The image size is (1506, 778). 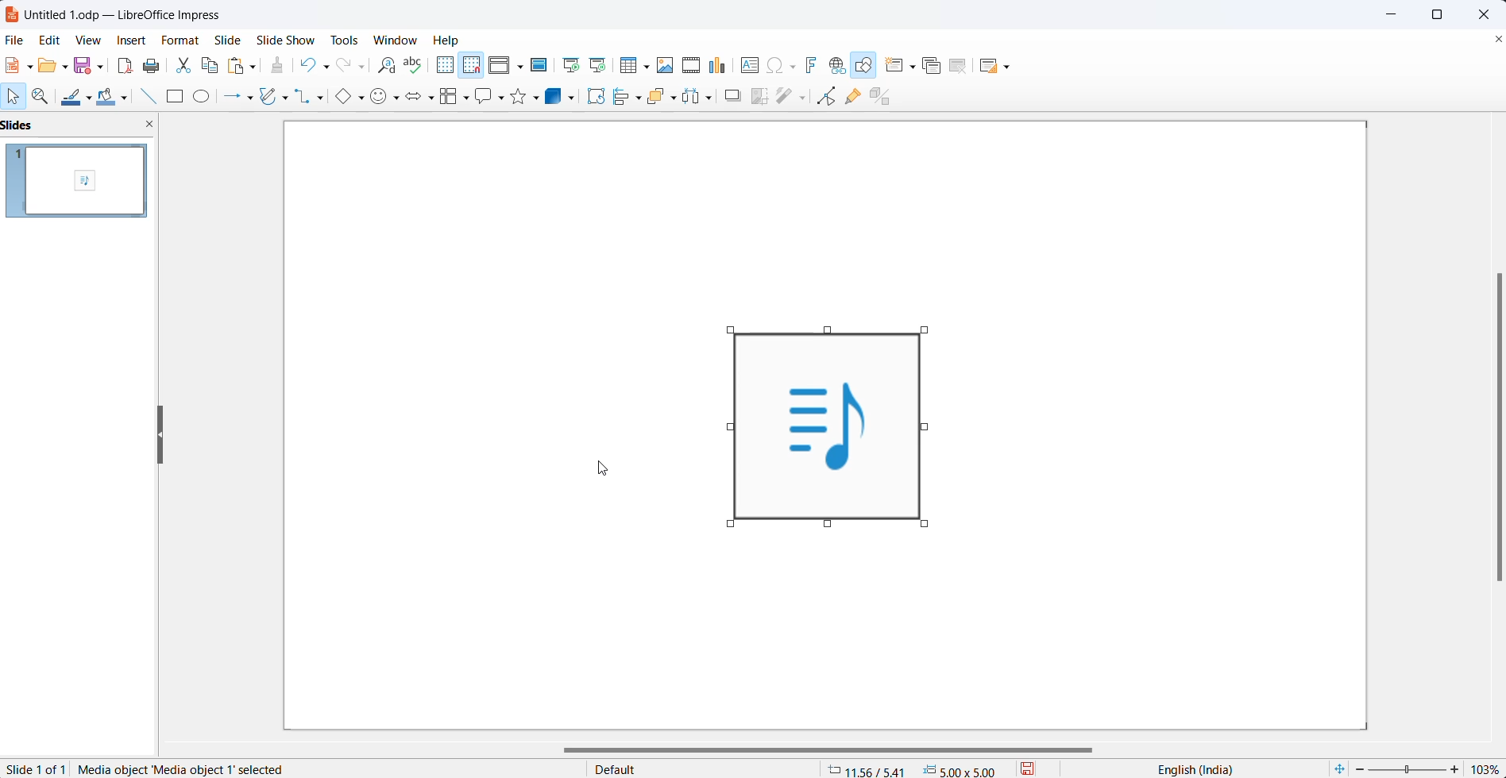 What do you see at coordinates (893, 65) in the screenshot?
I see `new slide` at bounding box center [893, 65].